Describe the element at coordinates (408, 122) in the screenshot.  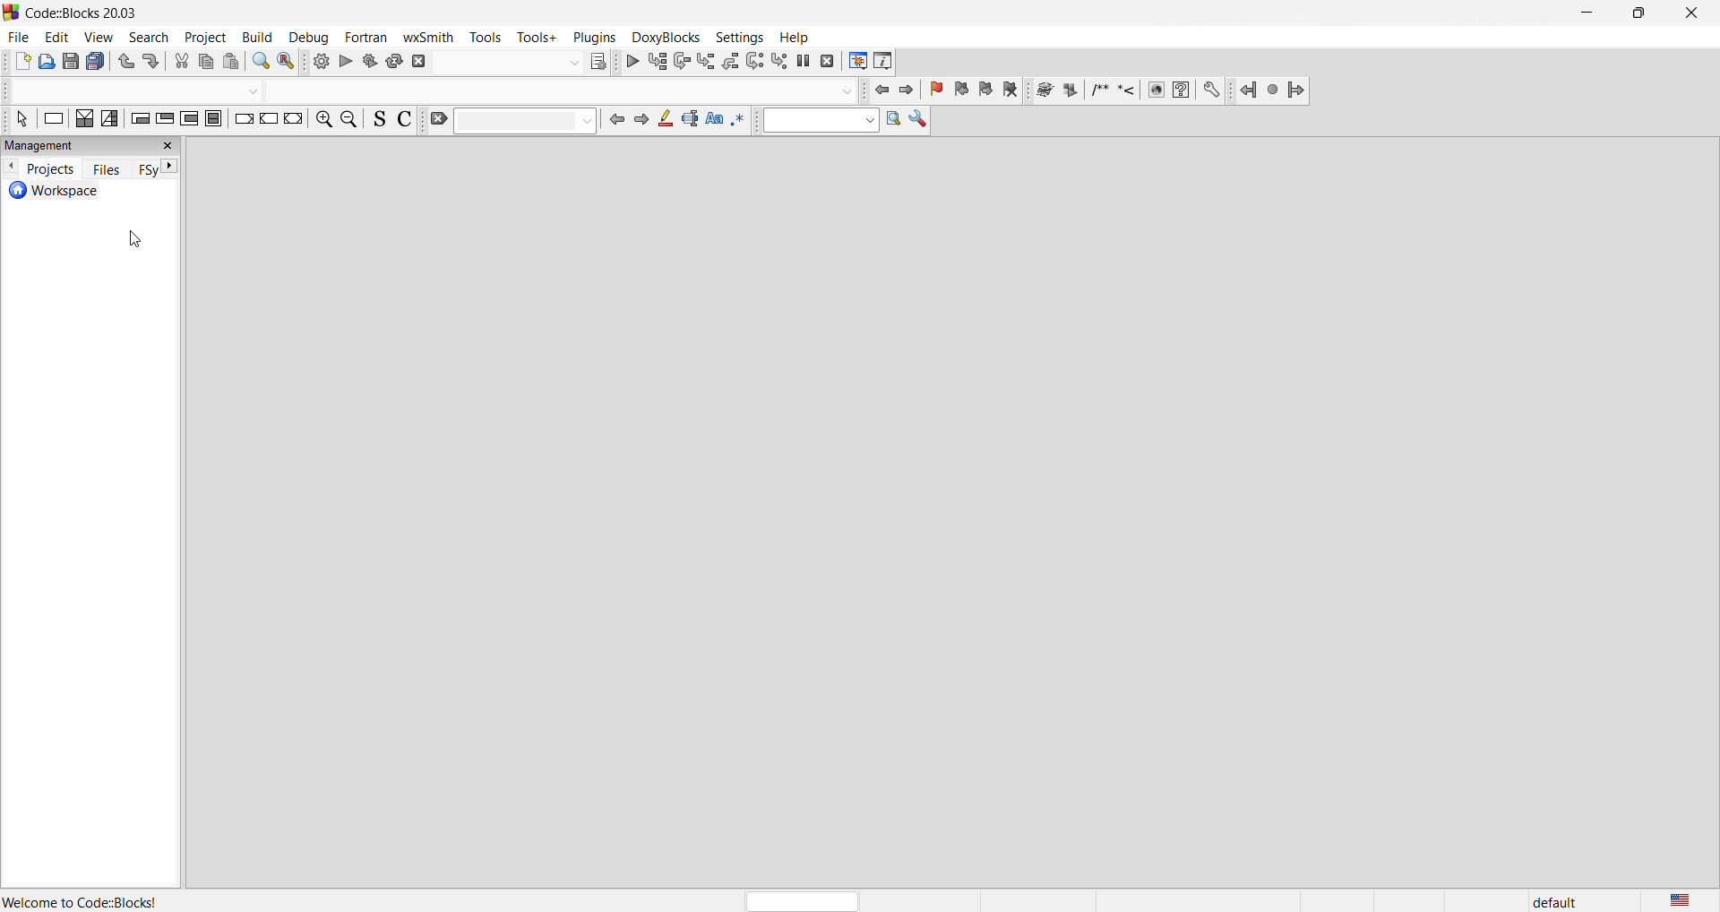
I see `toggle to comment` at that location.